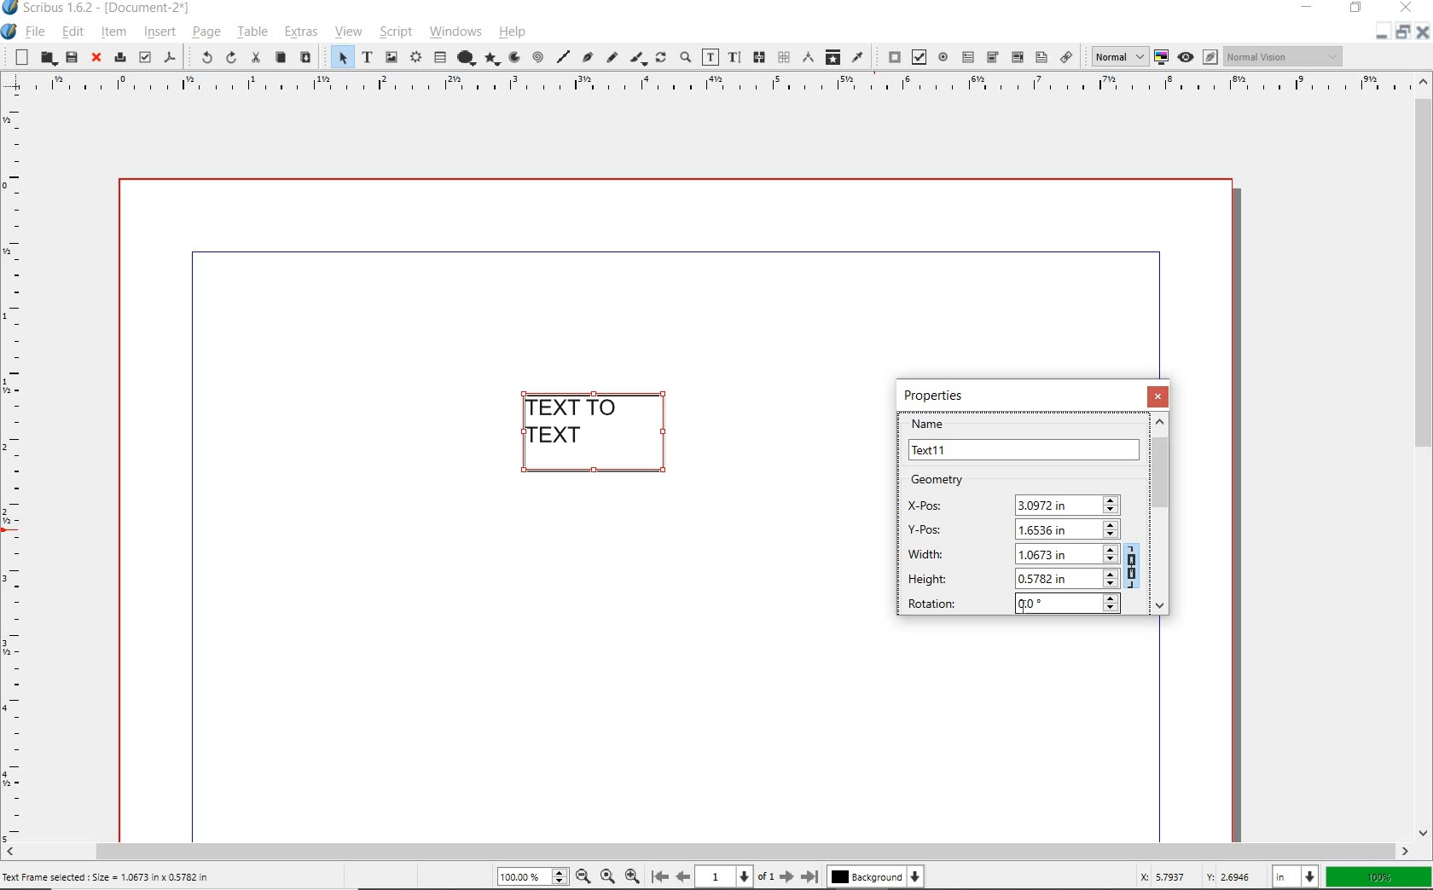 The image size is (1433, 890). What do you see at coordinates (1292, 877) in the screenshot?
I see `select unit` at bounding box center [1292, 877].